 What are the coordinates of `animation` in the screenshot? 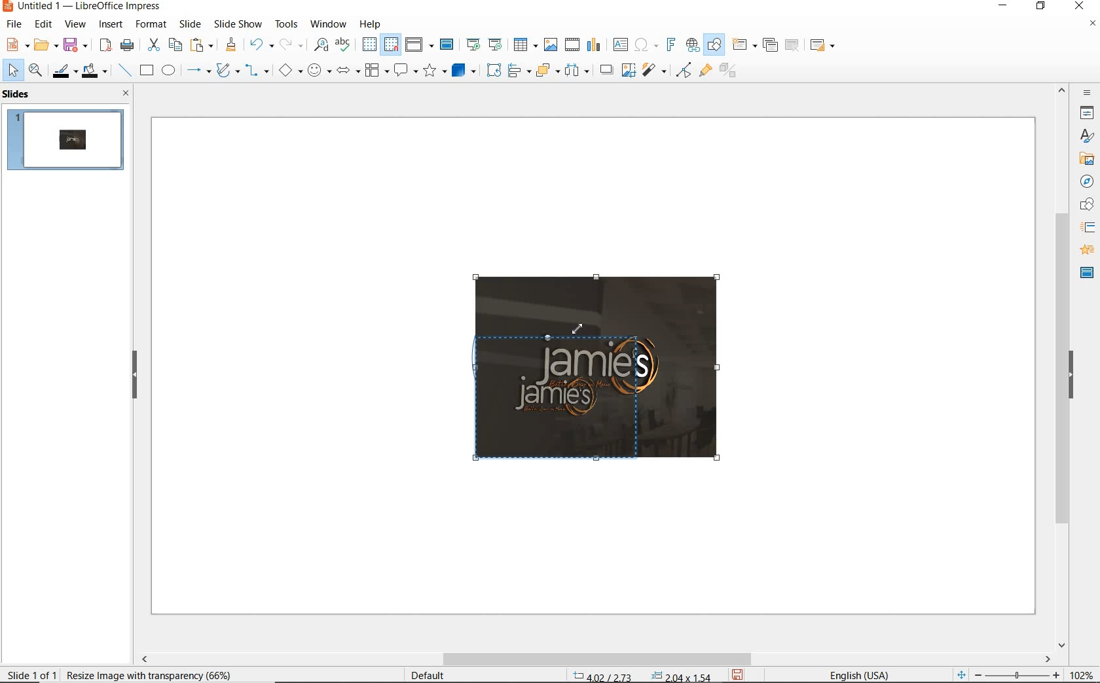 It's located at (1085, 251).